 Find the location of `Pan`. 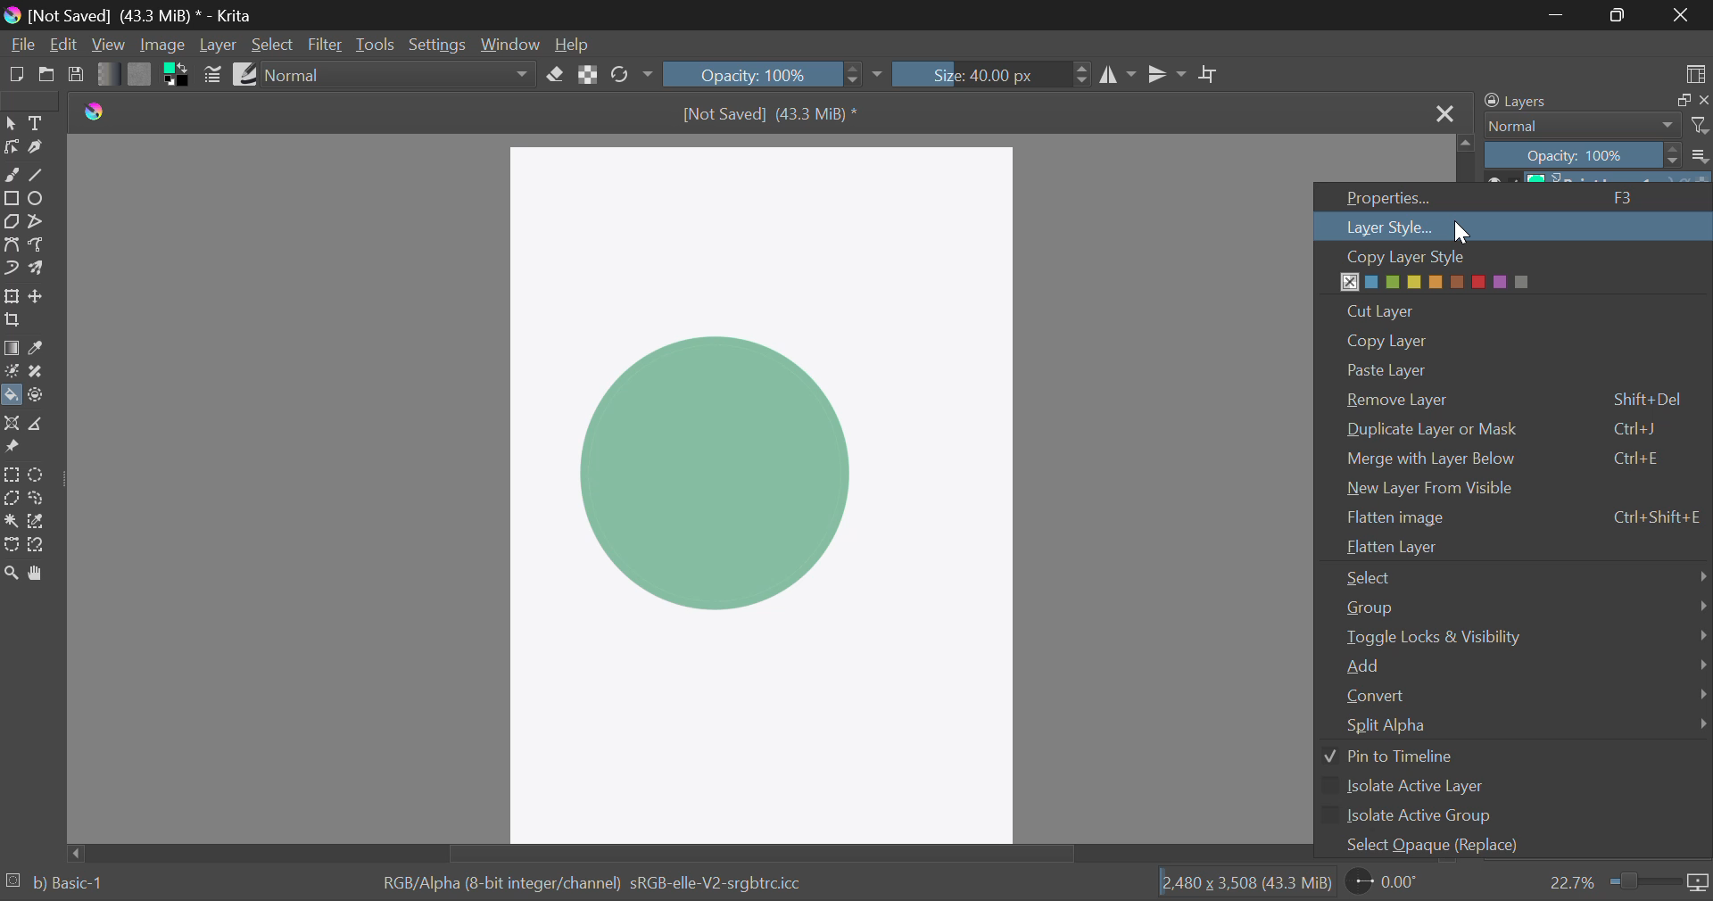

Pan is located at coordinates (37, 574).